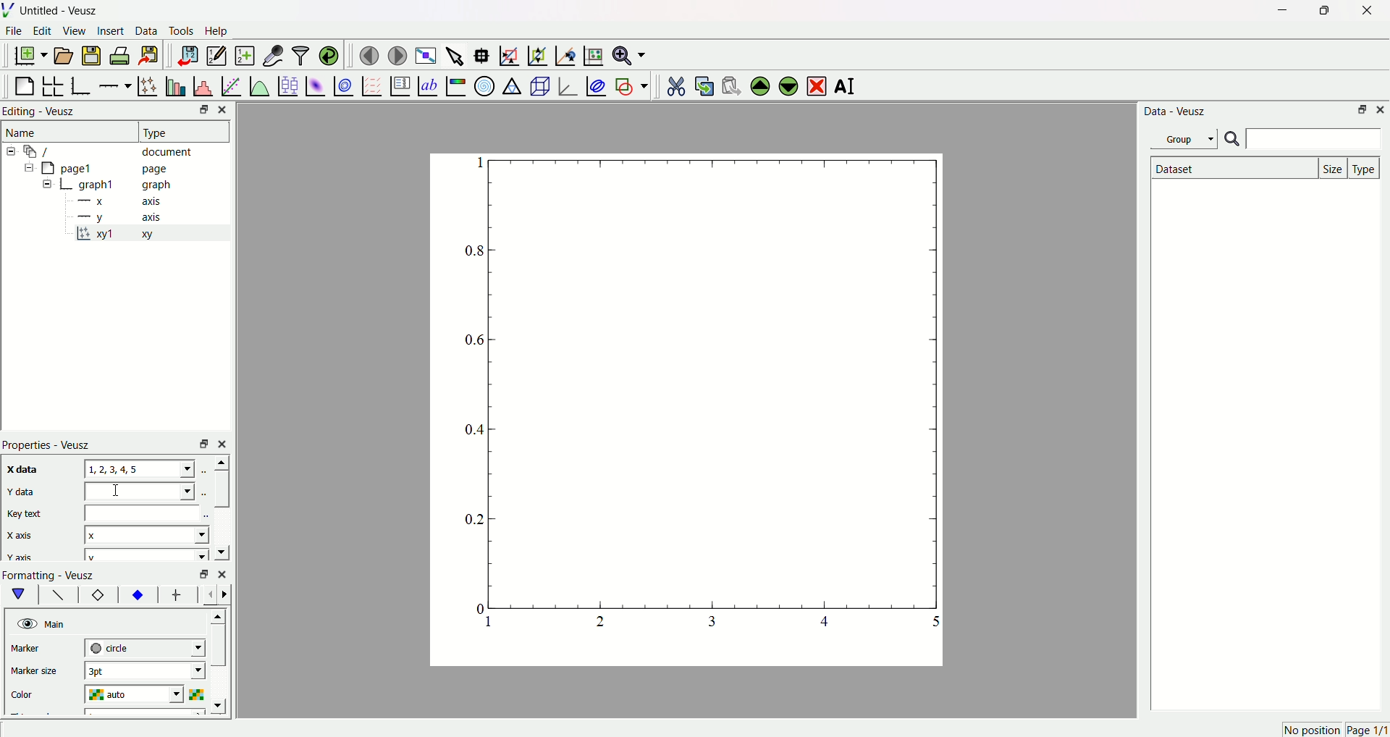 This screenshot has height=737, width=1390. What do you see at coordinates (156, 55) in the screenshot?
I see `export document` at bounding box center [156, 55].